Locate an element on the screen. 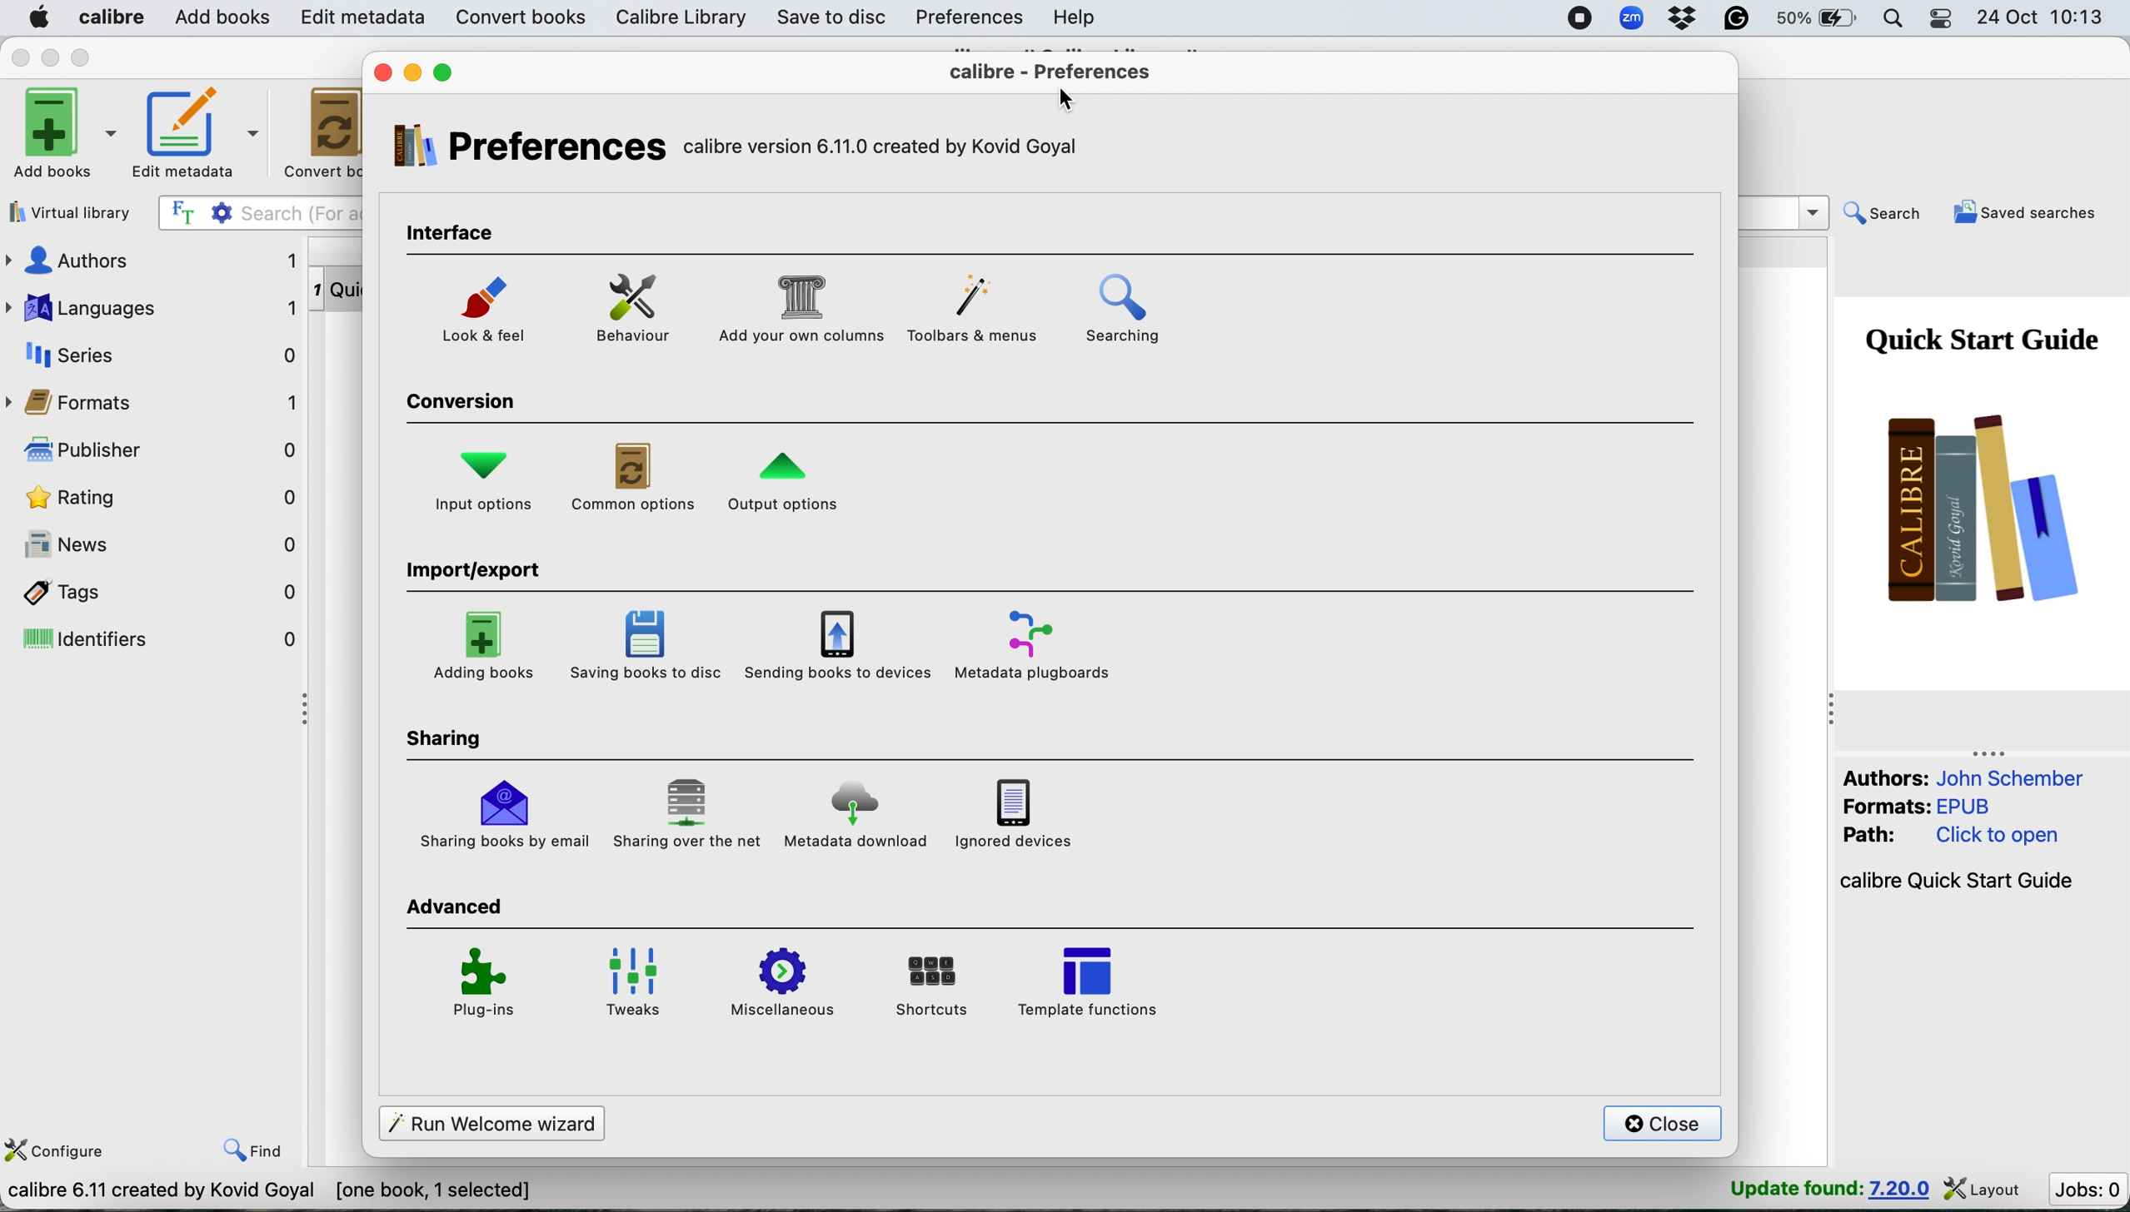  metadata download is located at coordinates (857, 817).